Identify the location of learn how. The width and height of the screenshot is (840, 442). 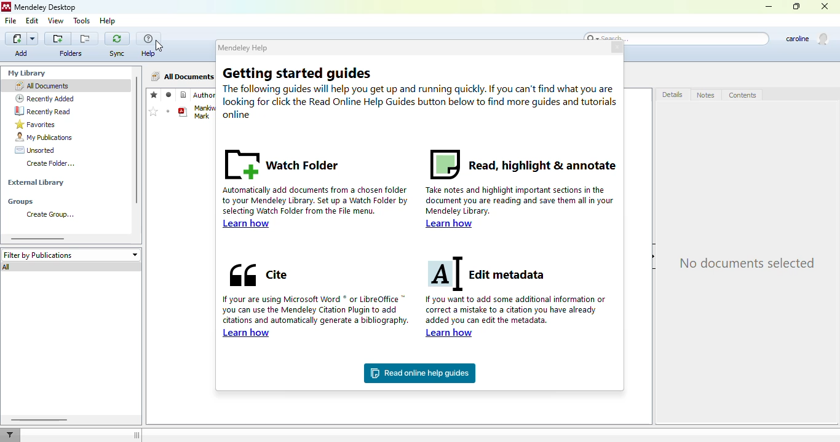
(449, 224).